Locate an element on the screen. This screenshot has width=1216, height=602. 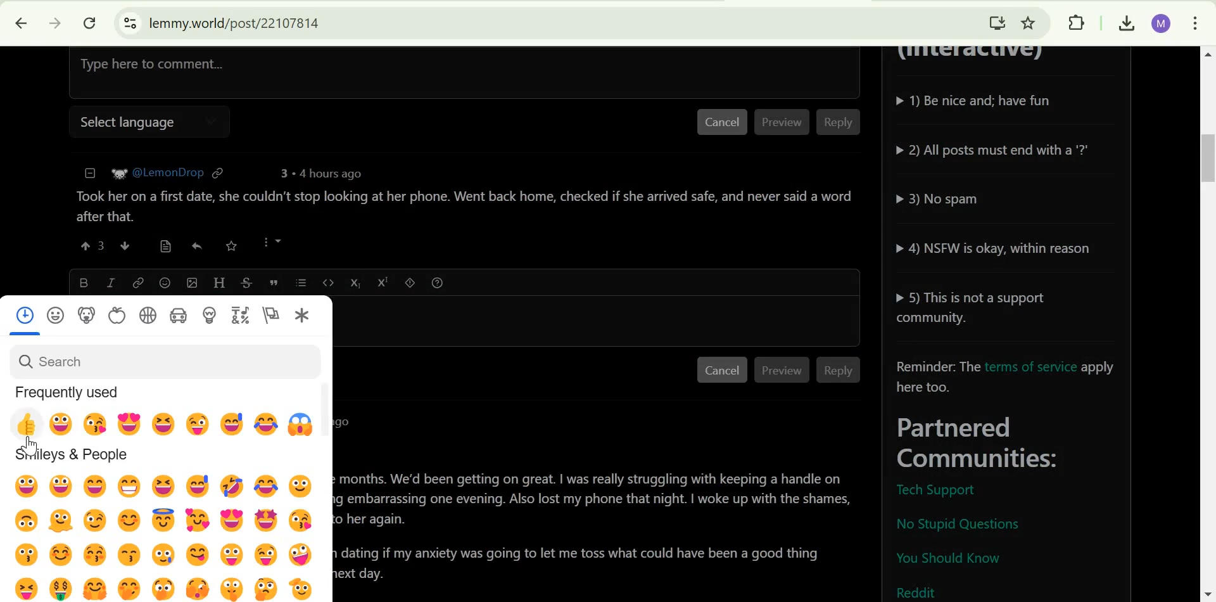
code is located at coordinates (327, 282).